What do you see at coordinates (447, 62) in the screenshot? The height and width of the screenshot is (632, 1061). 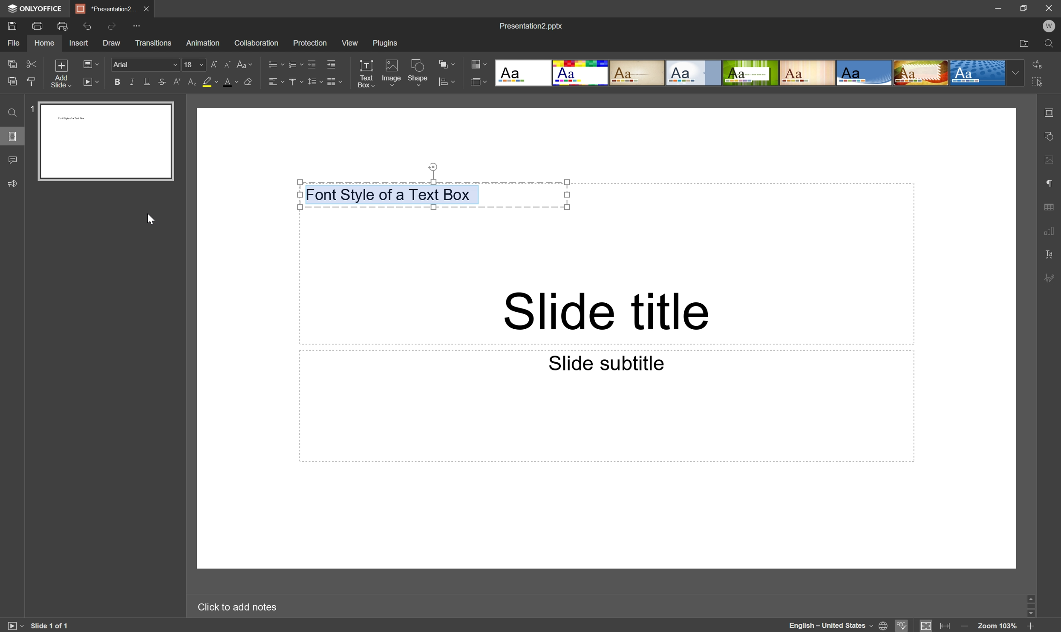 I see `Arrange shape` at bounding box center [447, 62].